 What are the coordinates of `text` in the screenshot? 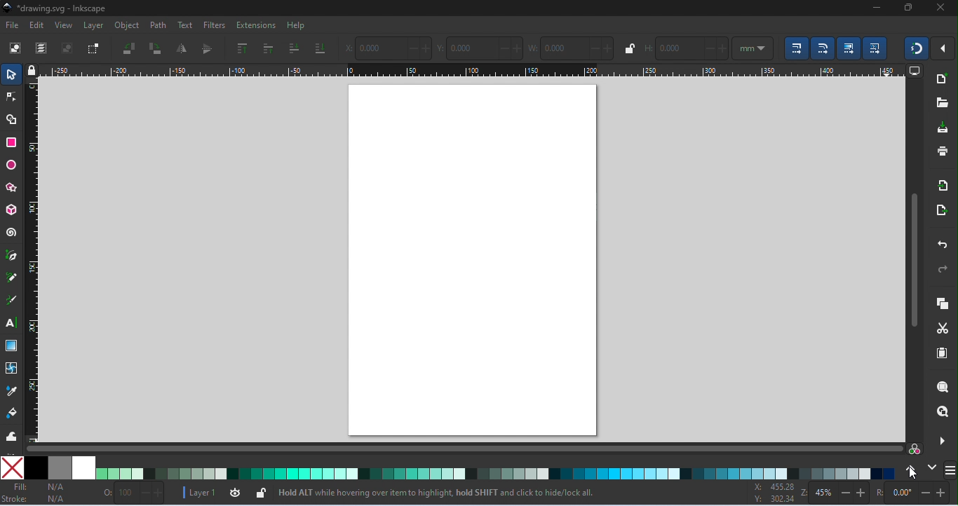 It's located at (13, 324).